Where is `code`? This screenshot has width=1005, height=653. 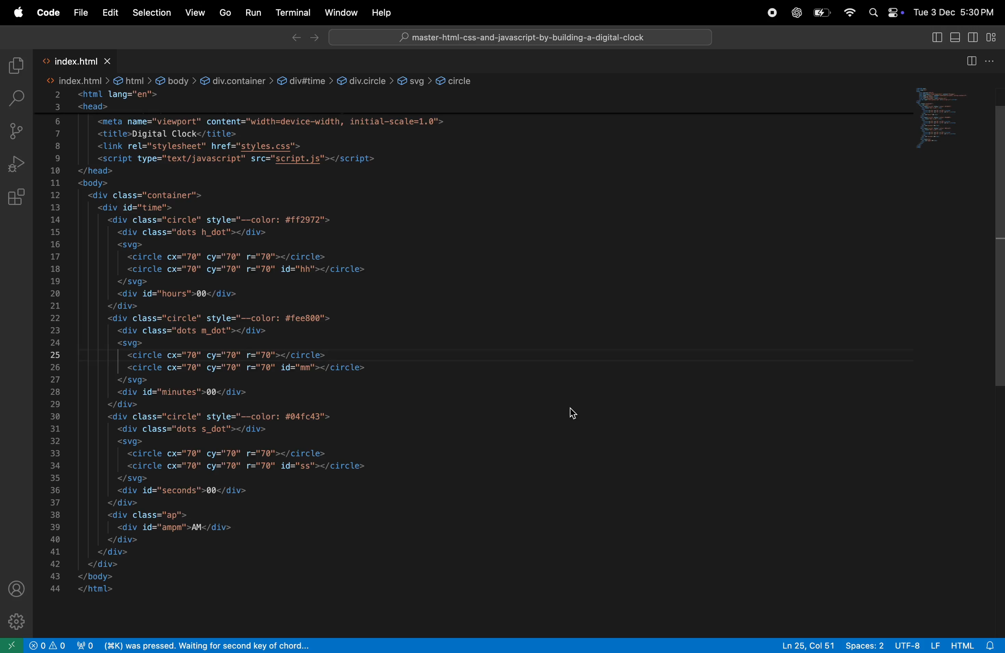
code is located at coordinates (47, 13).